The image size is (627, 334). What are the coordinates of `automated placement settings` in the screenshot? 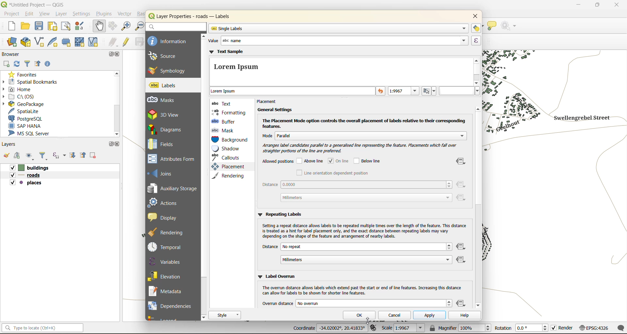 It's located at (476, 28).